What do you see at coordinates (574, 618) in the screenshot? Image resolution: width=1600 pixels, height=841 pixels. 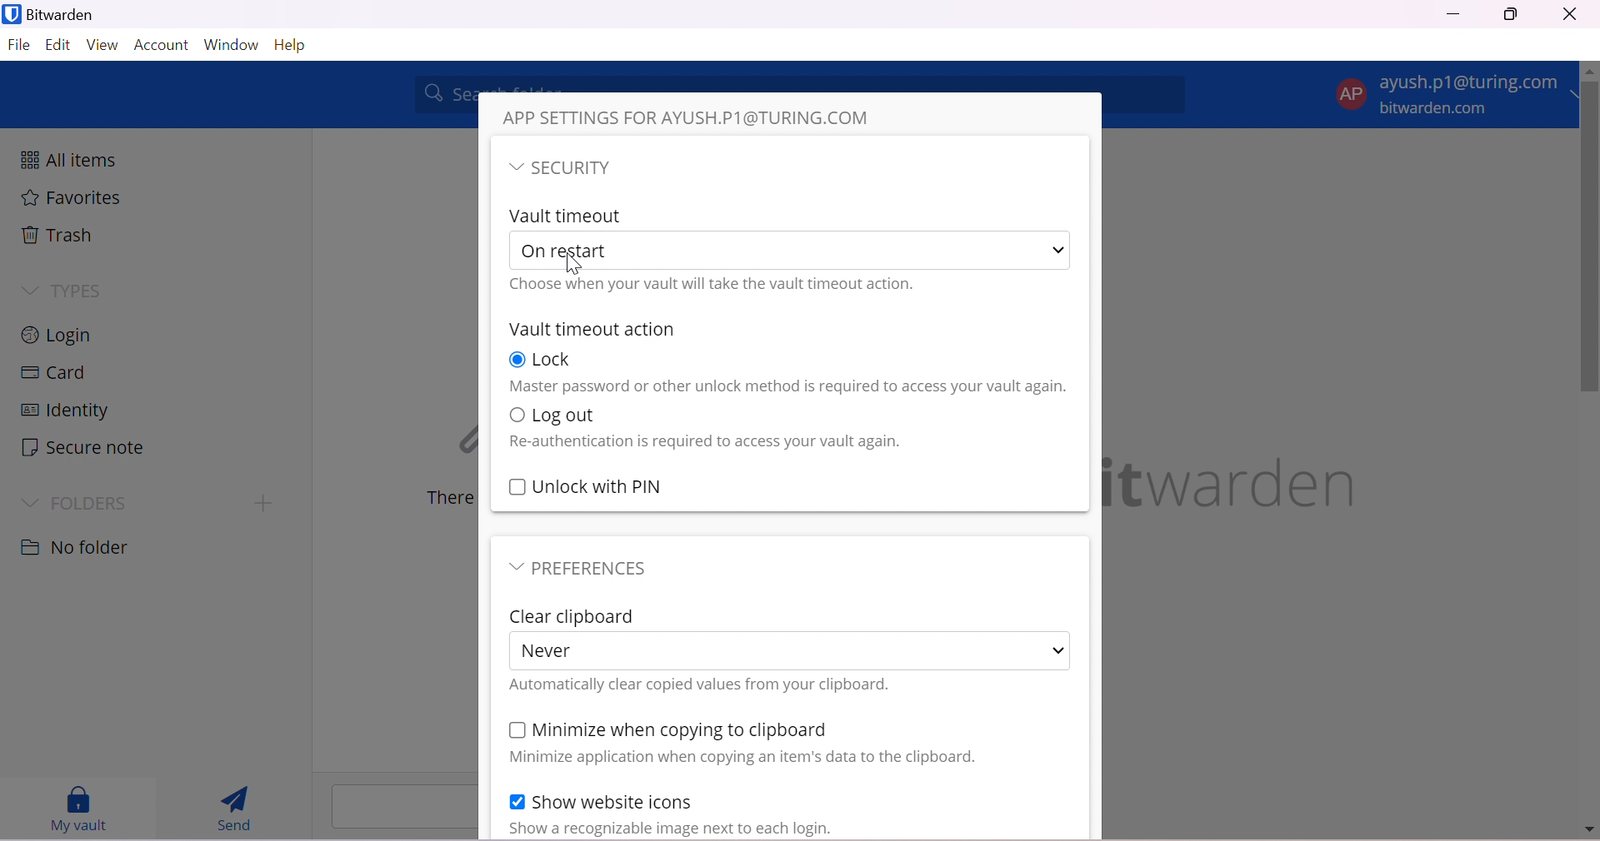 I see `Clear Clipboard` at bounding box center [574, 618].